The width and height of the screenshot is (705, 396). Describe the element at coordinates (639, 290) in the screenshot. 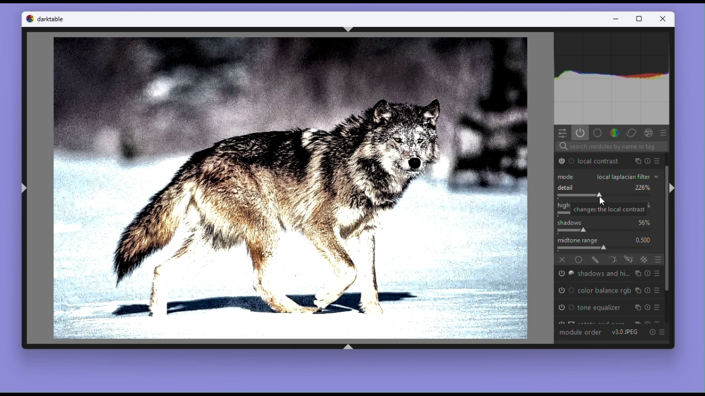

I see `Multiple instance` at that location.